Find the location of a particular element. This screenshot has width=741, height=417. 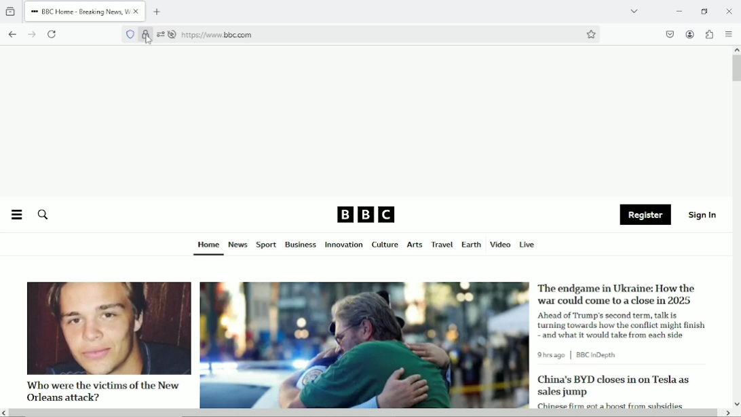

image is located at coordinates (365, 346).